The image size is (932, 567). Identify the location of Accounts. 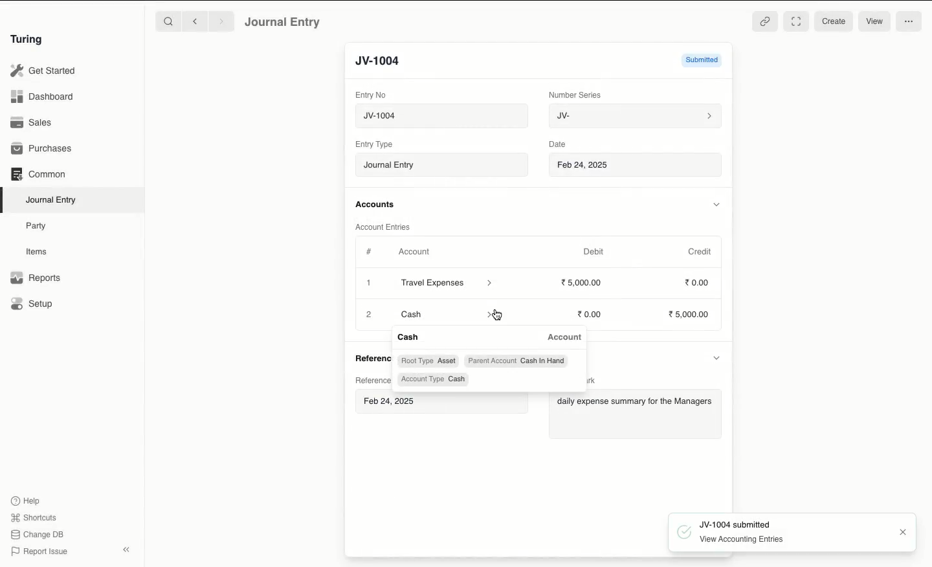
(376, 205).